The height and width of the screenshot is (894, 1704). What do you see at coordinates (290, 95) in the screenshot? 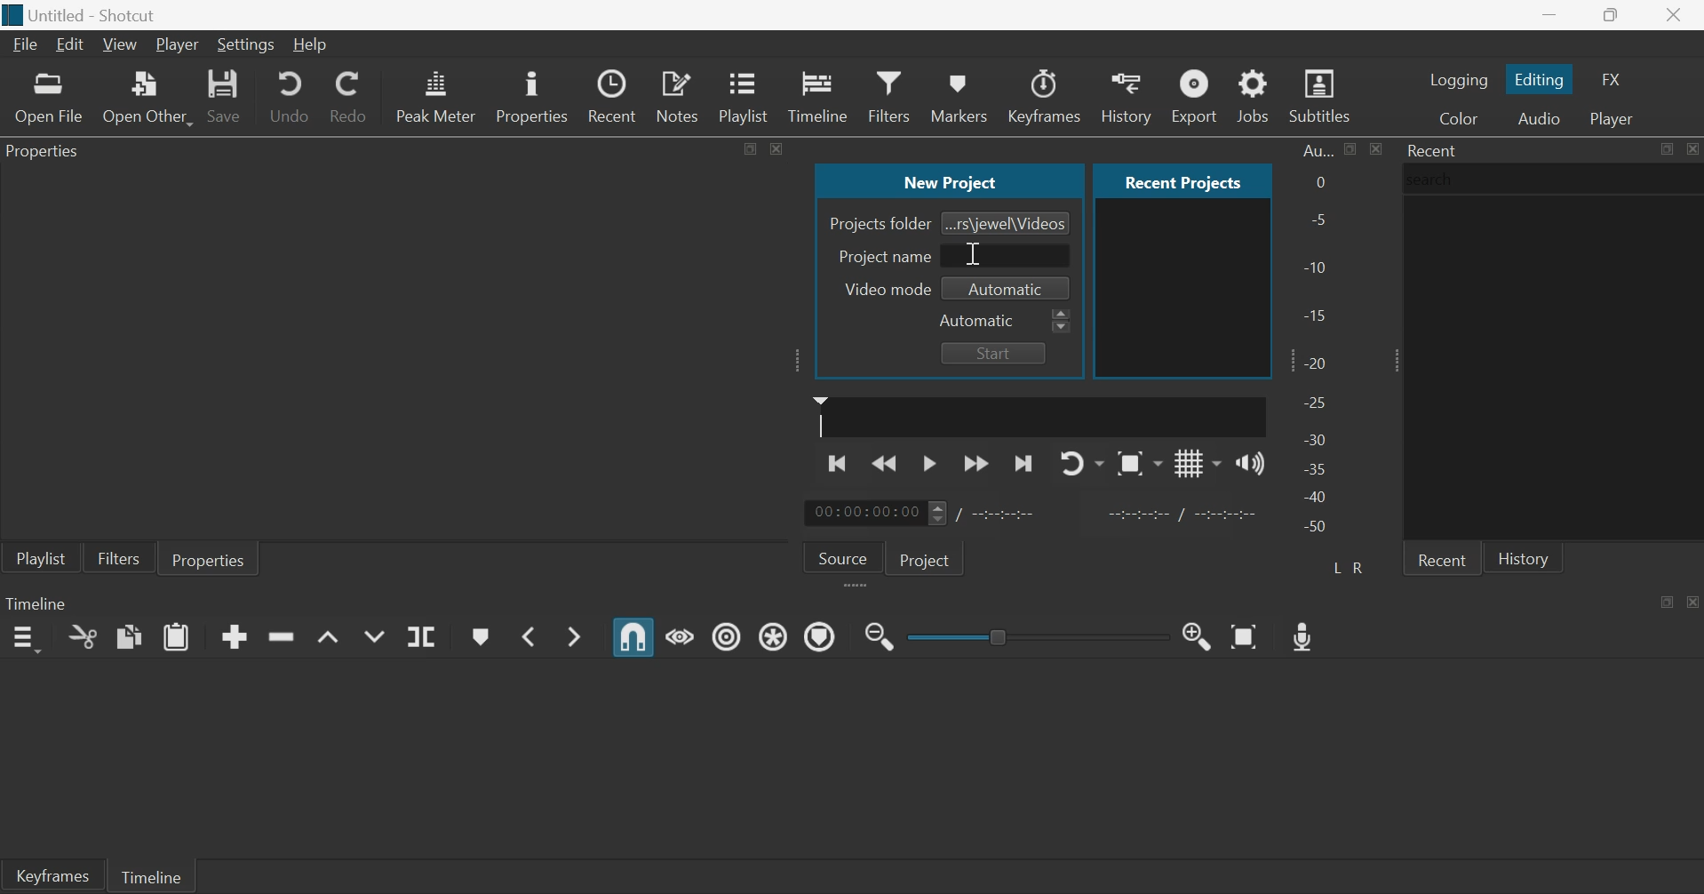
I see `Undo` at bounding box center [290, 95].